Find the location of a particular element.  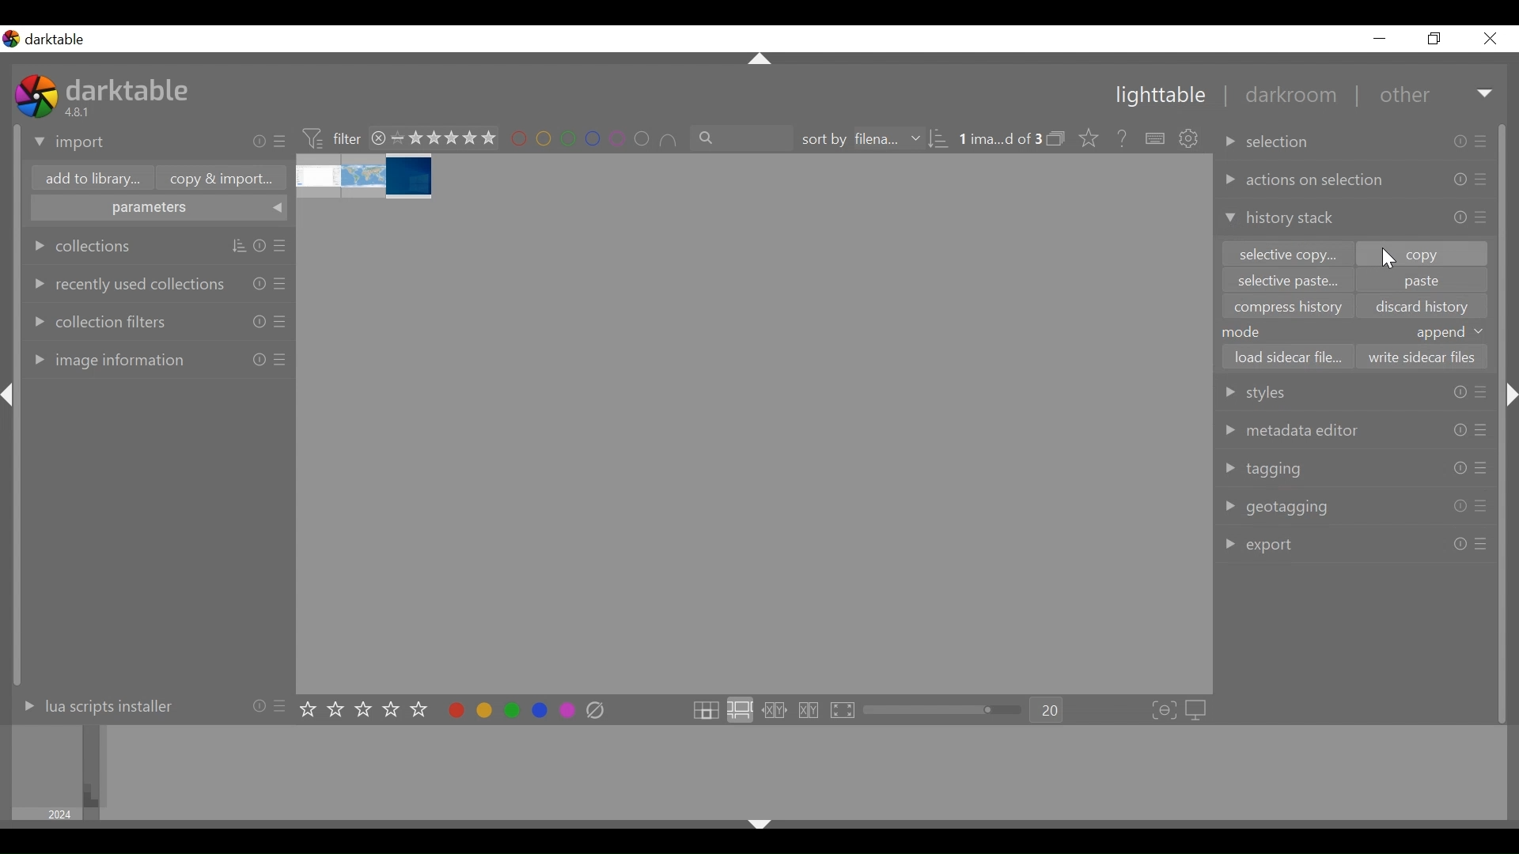

filter is located at coordinates (331, 137).